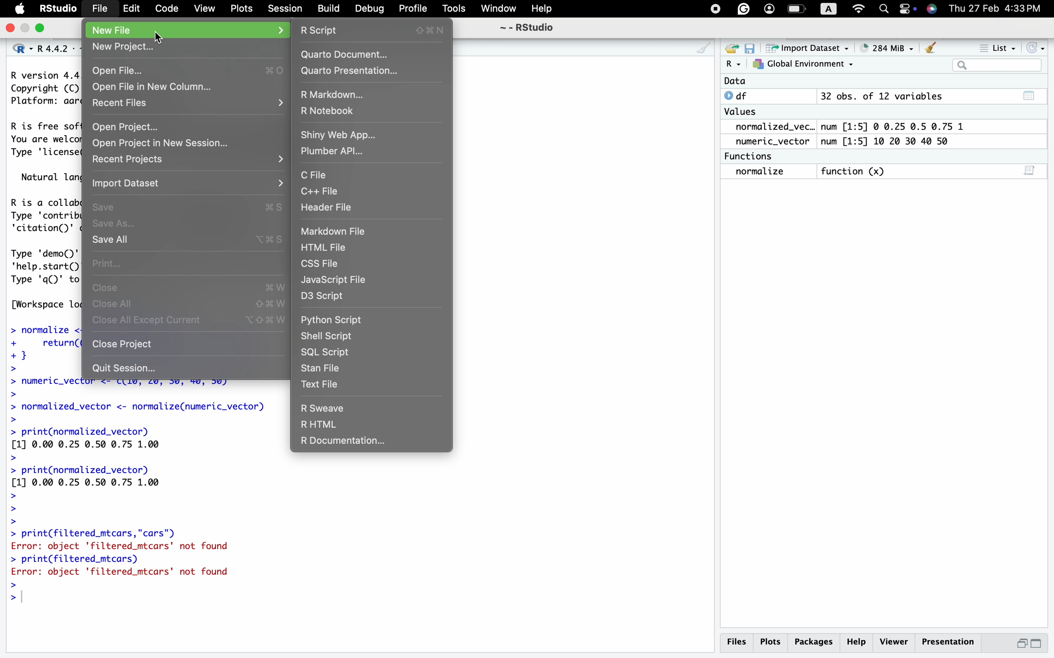 Image resolution: width=1054 pixels, height=658 pixels. What do you see at coordinates (330, 9) in the screenshot?
I see `Build` at bounding box center [330, 9].